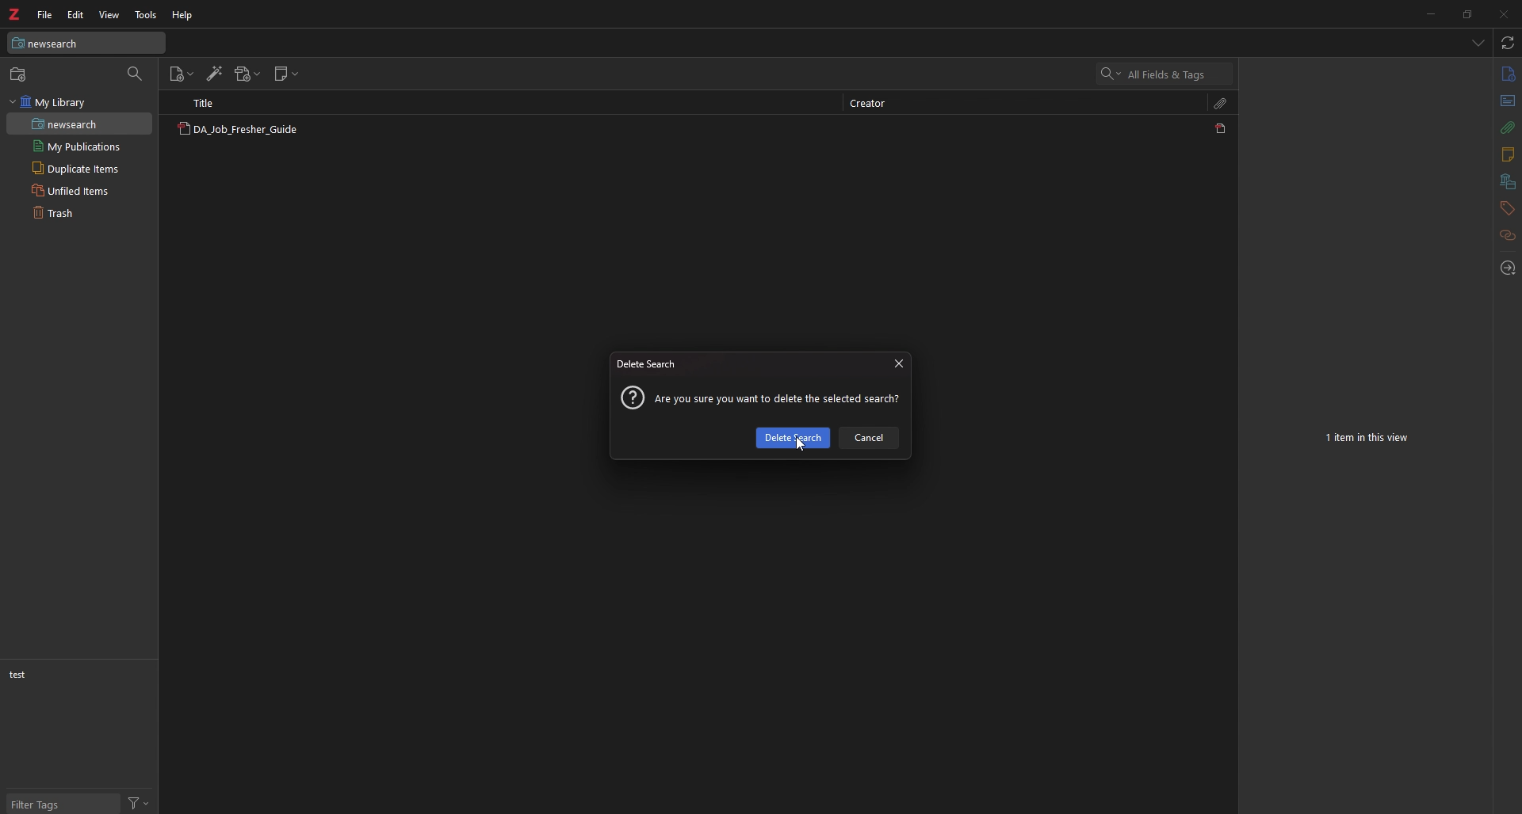 The width and height of the screenshot is (1522, 814). I want to click on Locate, so click(1511, 268).